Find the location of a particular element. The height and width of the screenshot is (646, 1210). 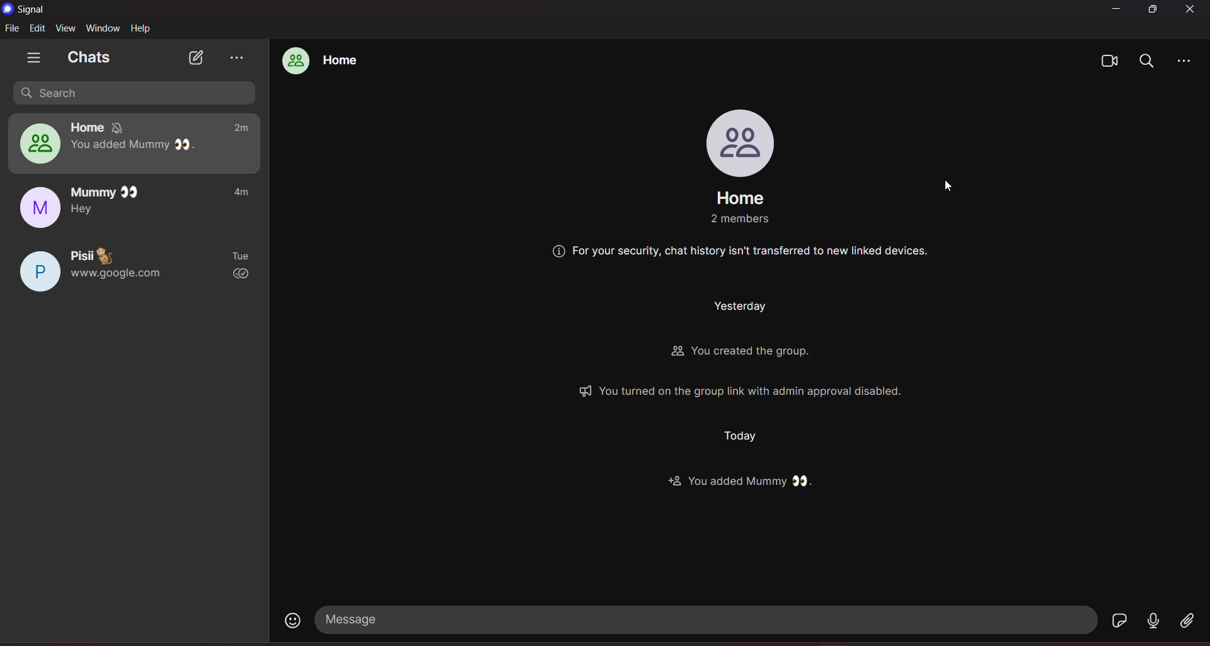

group name is located at coordinates (741, 198).